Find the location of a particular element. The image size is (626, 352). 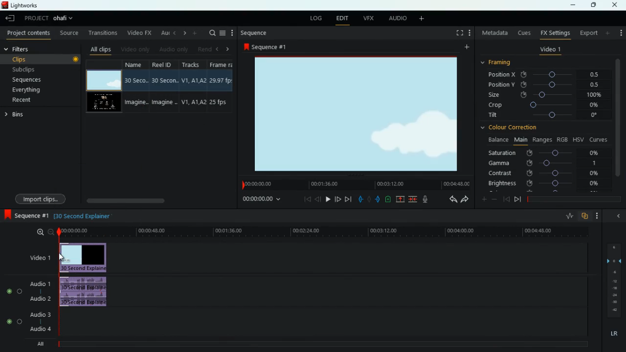

sequence is located at coordinates (255, 33).